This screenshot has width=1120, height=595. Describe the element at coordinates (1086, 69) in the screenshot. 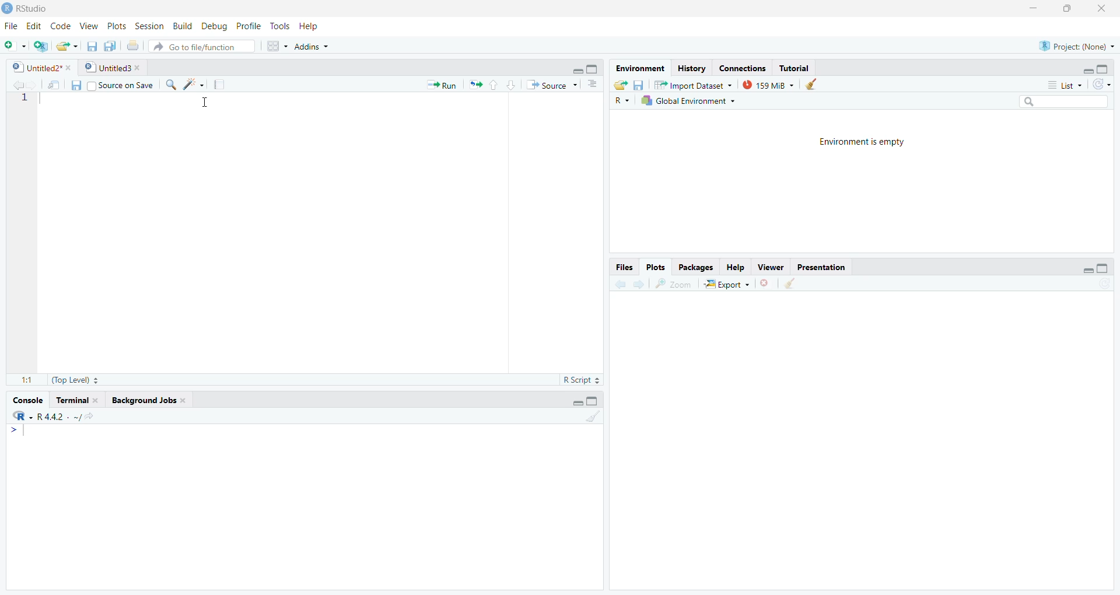

I see `Minimize` at that location.